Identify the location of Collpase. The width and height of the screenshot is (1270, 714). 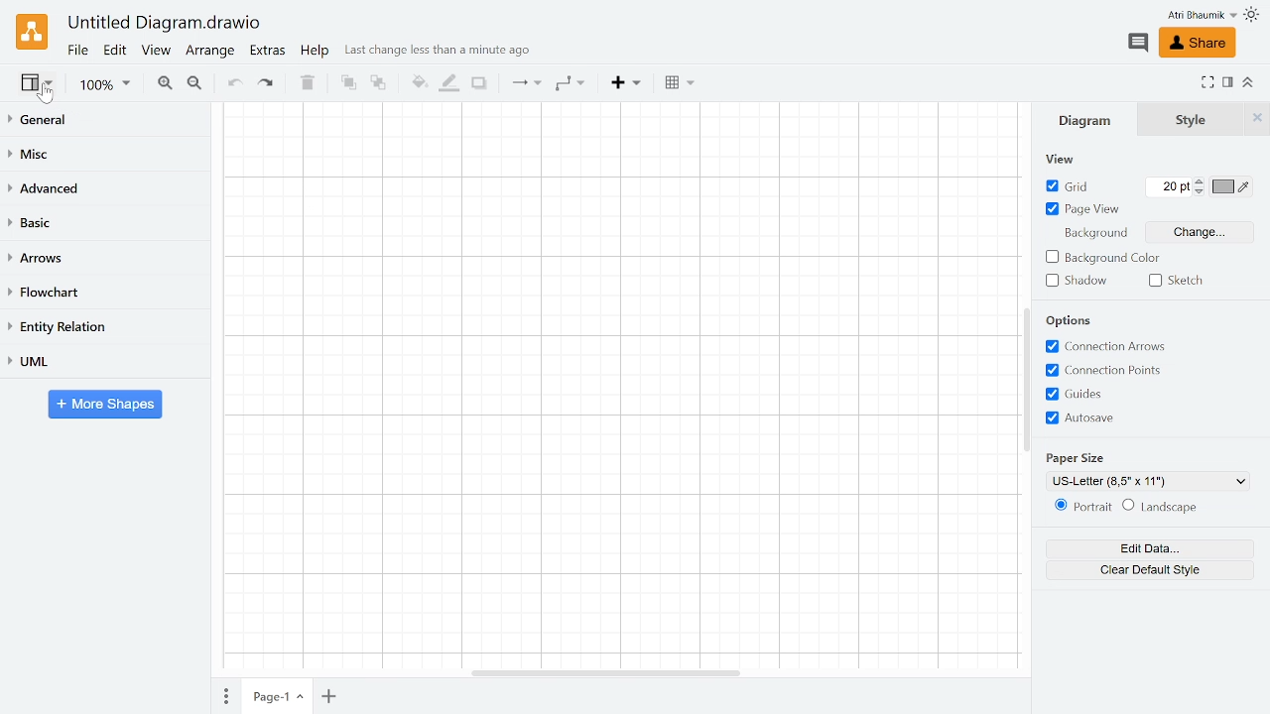
(1246, 84).